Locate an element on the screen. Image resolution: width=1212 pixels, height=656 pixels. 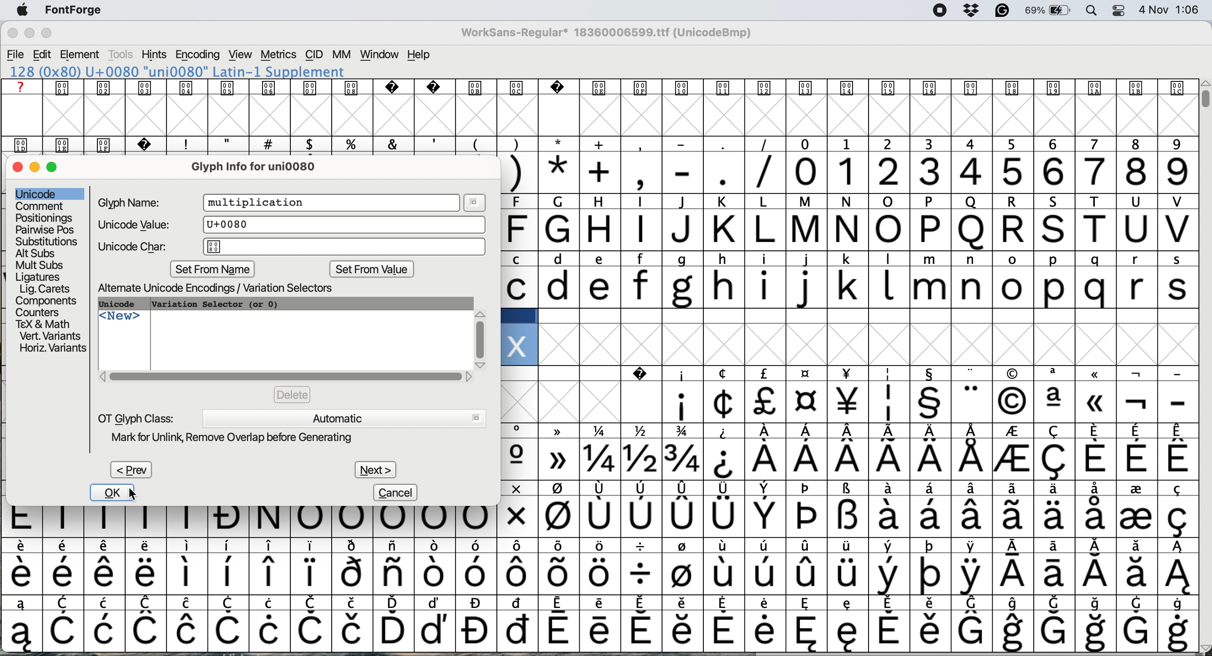
vert variants is located at coordinates (50, 336).